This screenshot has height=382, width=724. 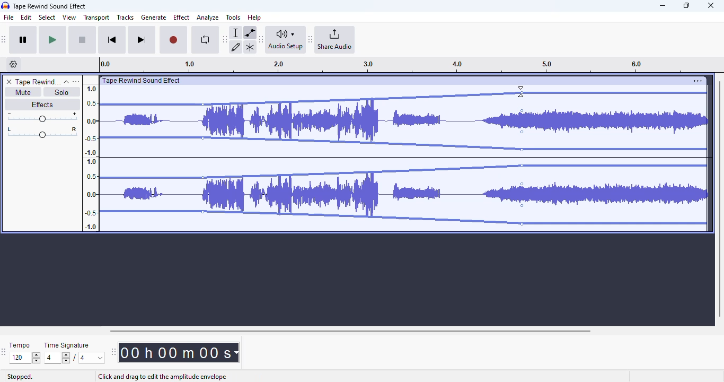 I want to click on Move audacity share audio toolbar, so click(x=311, y=40).